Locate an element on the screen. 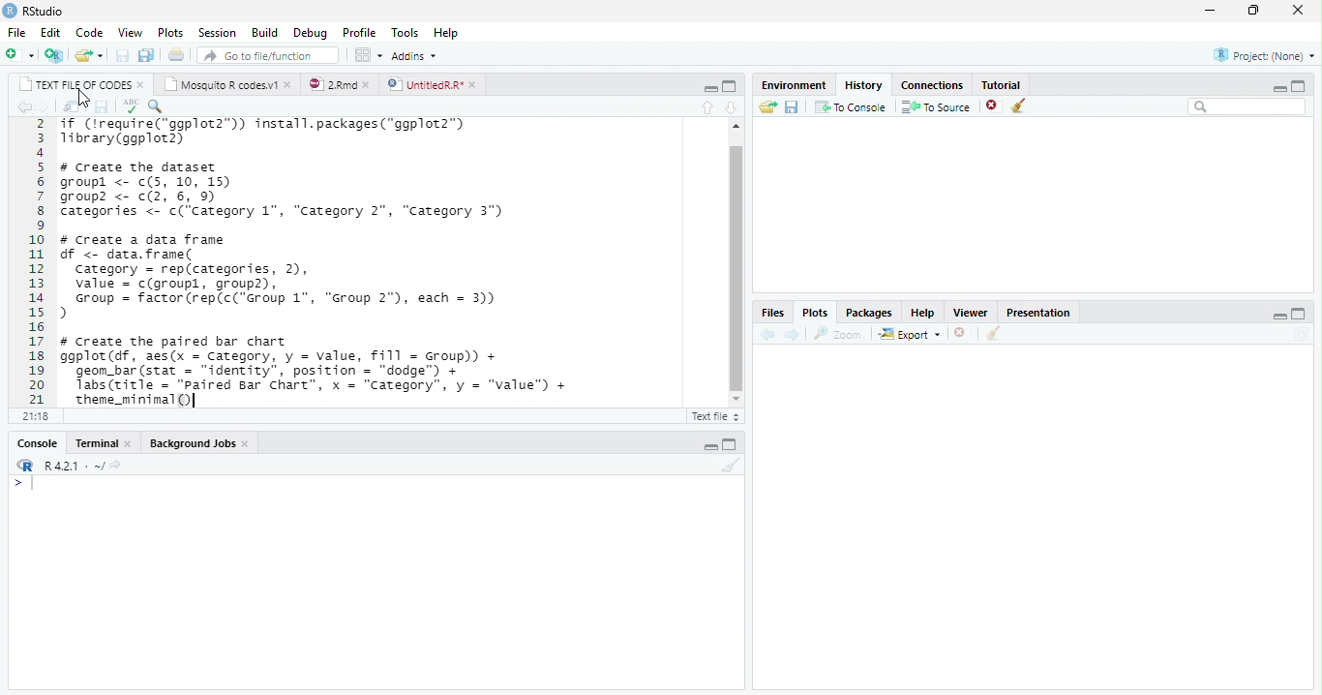  close is located at coordinates (288, 85).